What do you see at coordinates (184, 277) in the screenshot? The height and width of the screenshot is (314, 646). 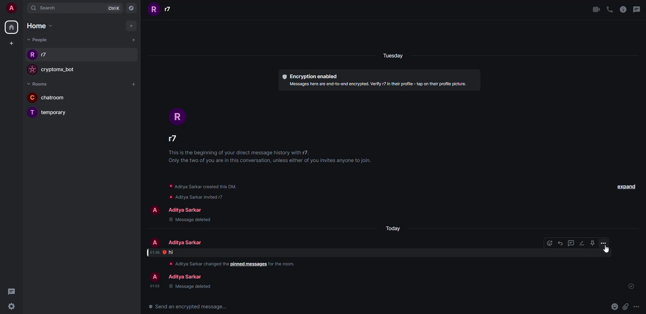 I see `people` at bounding box center [184, 277].